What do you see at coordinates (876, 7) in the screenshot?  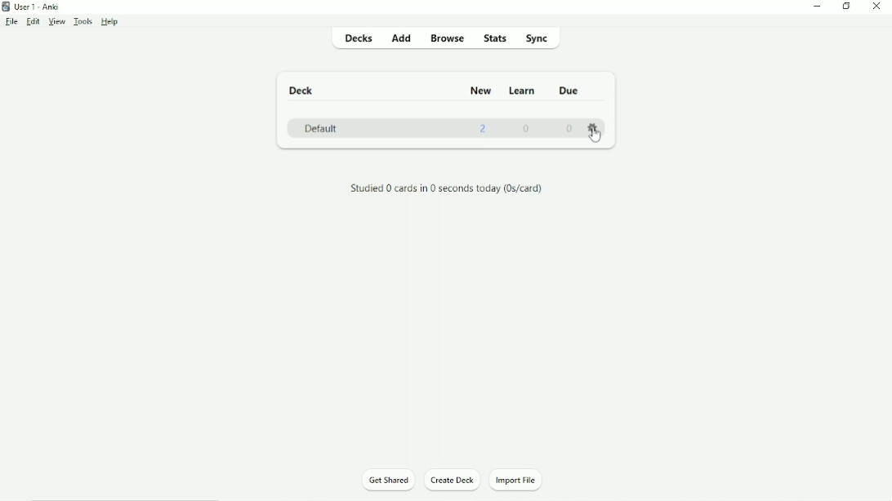 I see `Close` at bounding box center [876, 7].